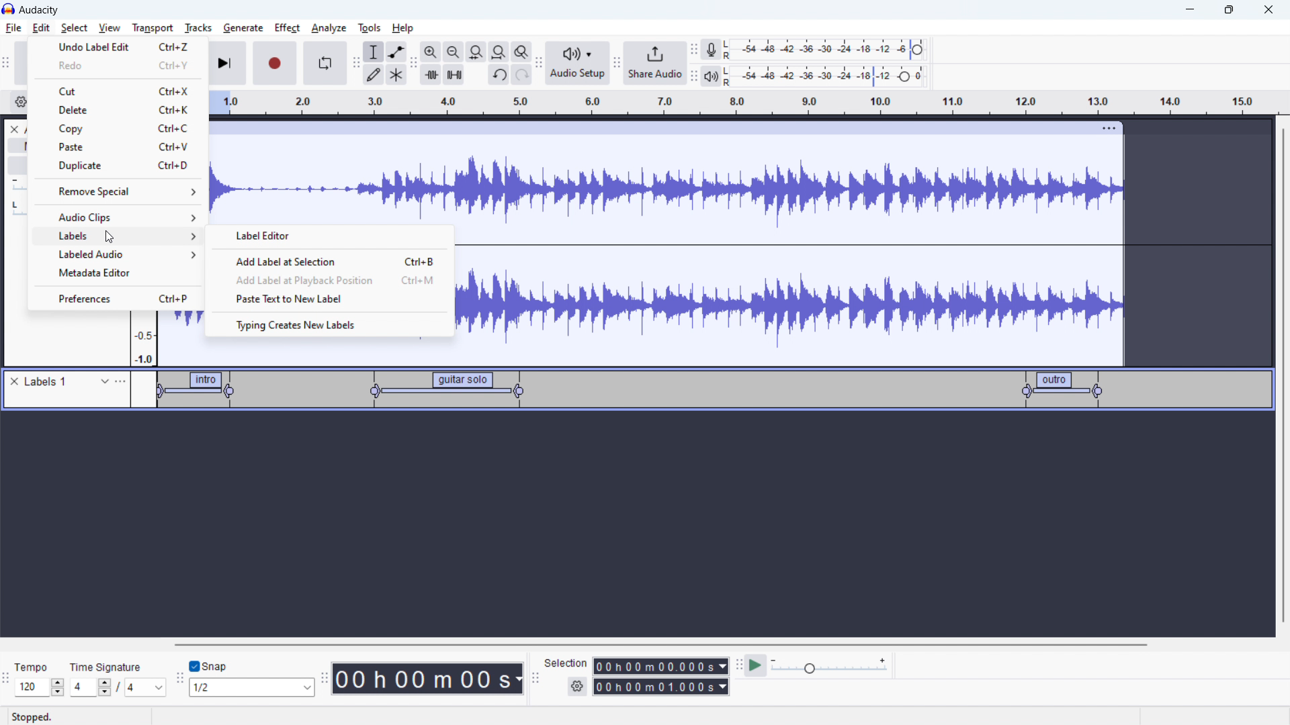 The image size is (1290, 725). What do you see at coordinates (110, 238) in the screenshot?
I see `cursor` at bounding box center [110, 238].